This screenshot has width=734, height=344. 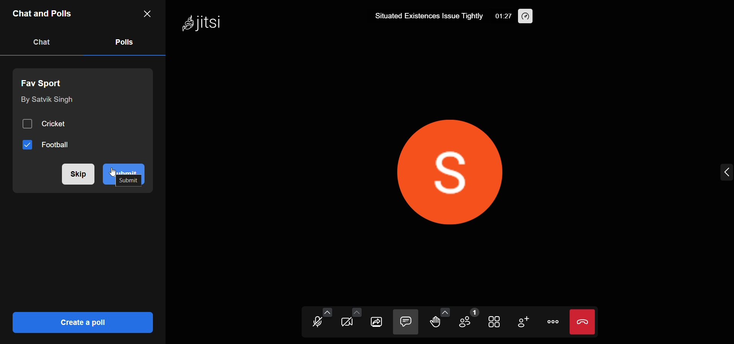 I want to click on chats and polls, so click(x=44, y=14).